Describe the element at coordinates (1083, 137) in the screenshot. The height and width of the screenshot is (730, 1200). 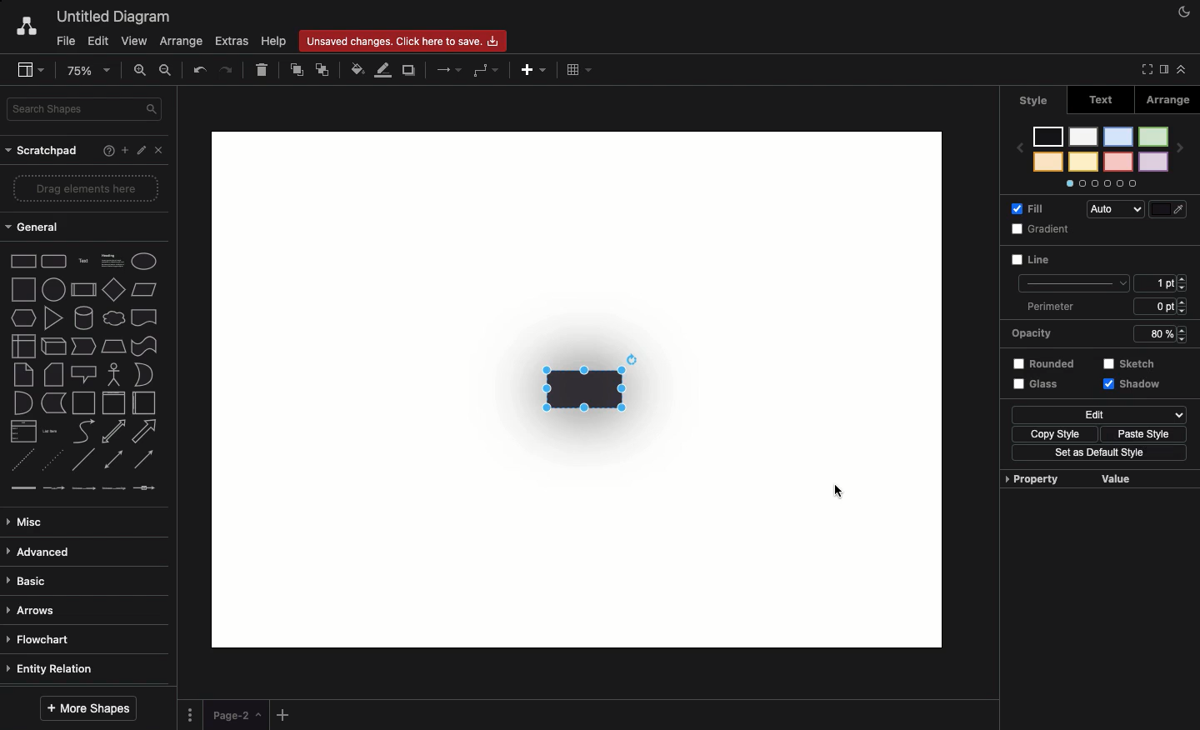
I see `color 5` at that location.